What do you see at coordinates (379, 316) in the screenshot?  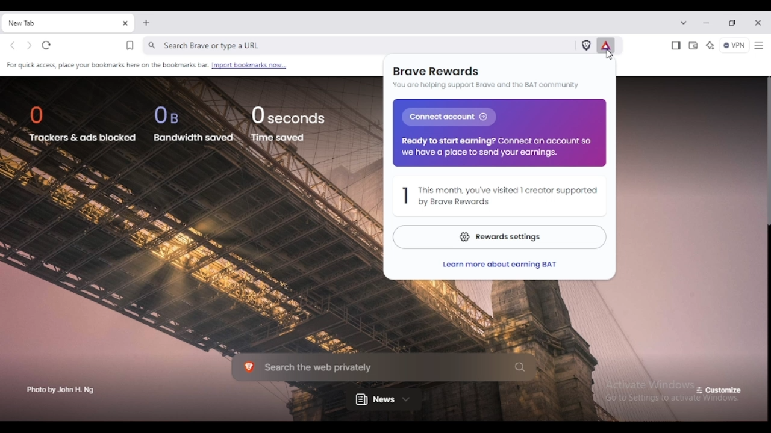 I see `background photo` at bounding box center [379, 316].